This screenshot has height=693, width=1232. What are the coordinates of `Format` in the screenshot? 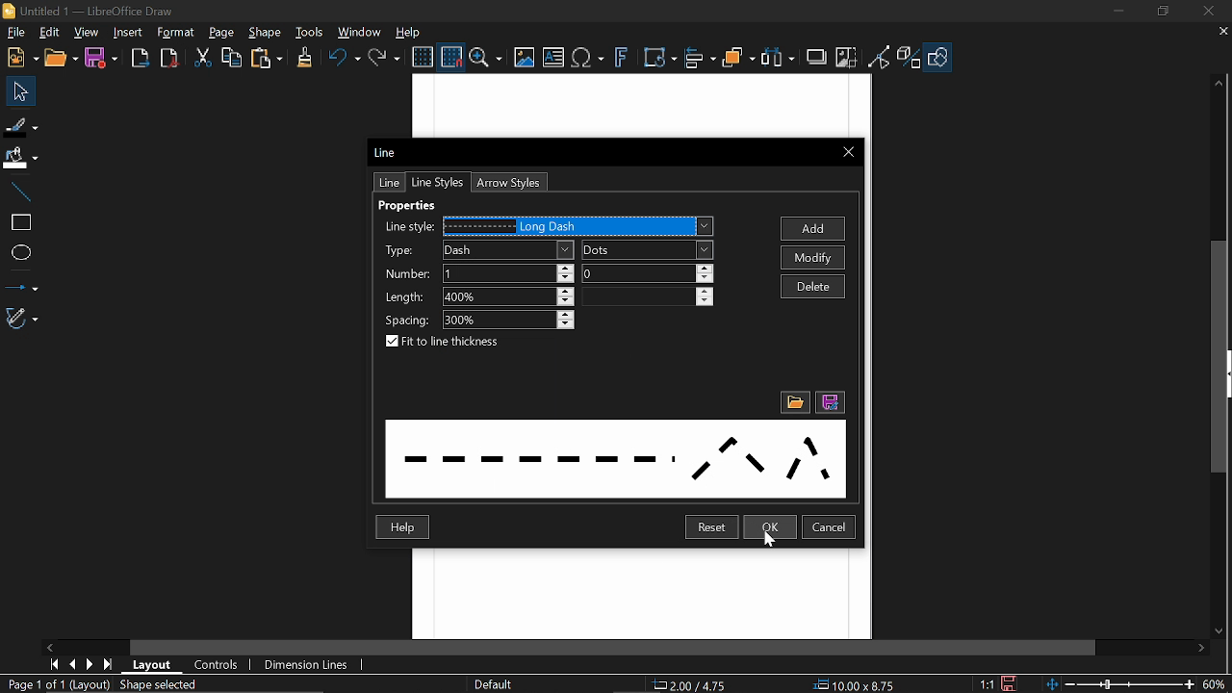 It's located at (176, 33).